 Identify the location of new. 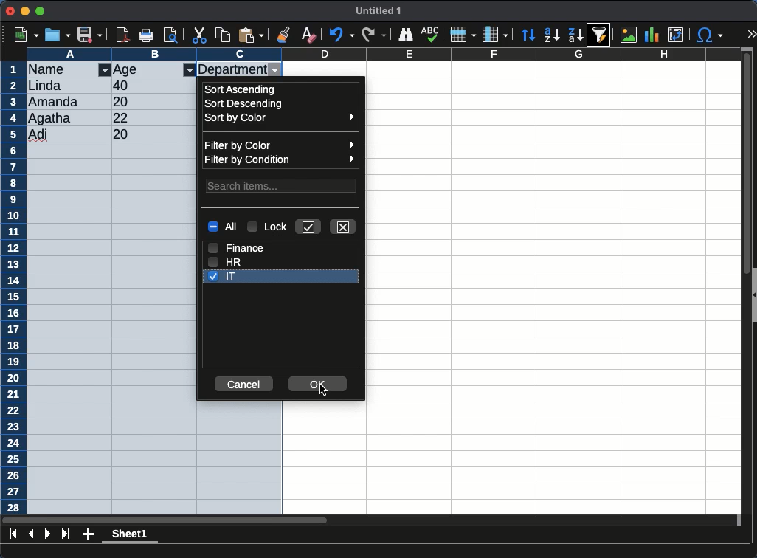
(25, 35).